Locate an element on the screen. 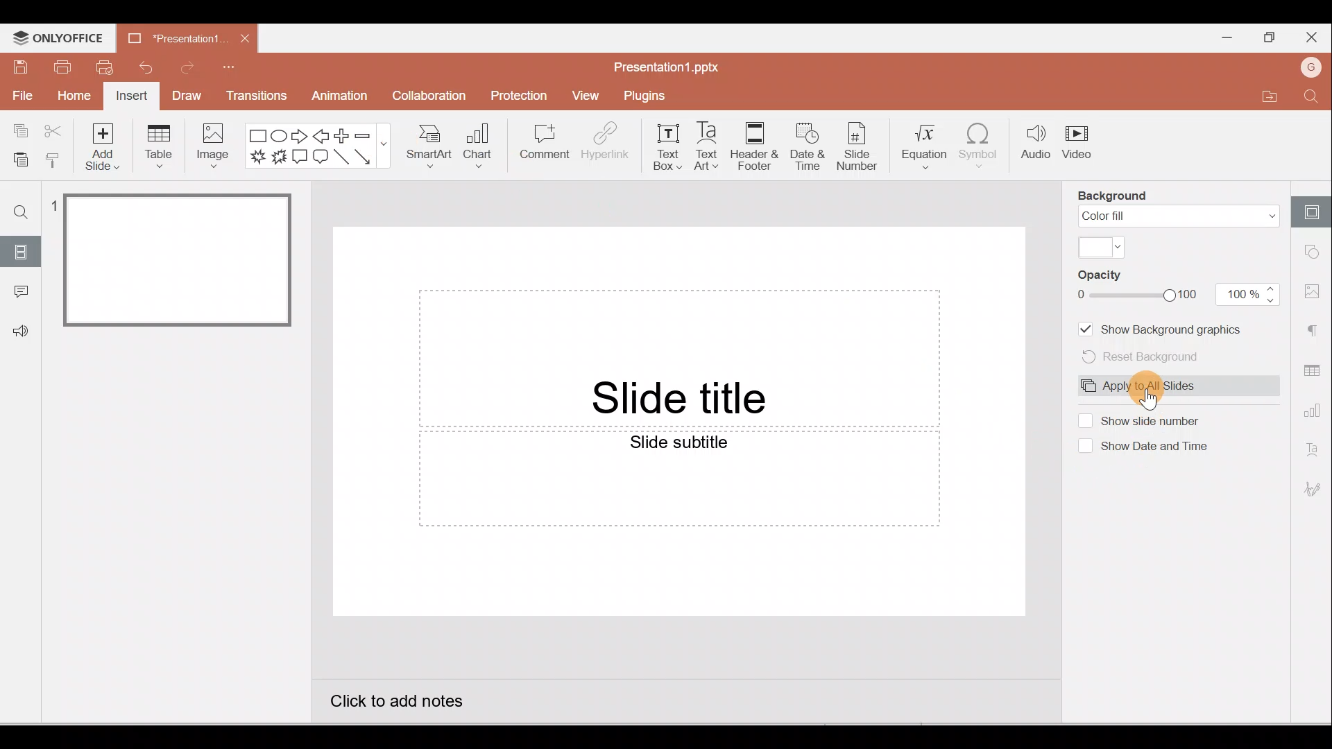 The width and height of the screenshot is (1332, 749). Right arrow is located at coordinates (300, 135).